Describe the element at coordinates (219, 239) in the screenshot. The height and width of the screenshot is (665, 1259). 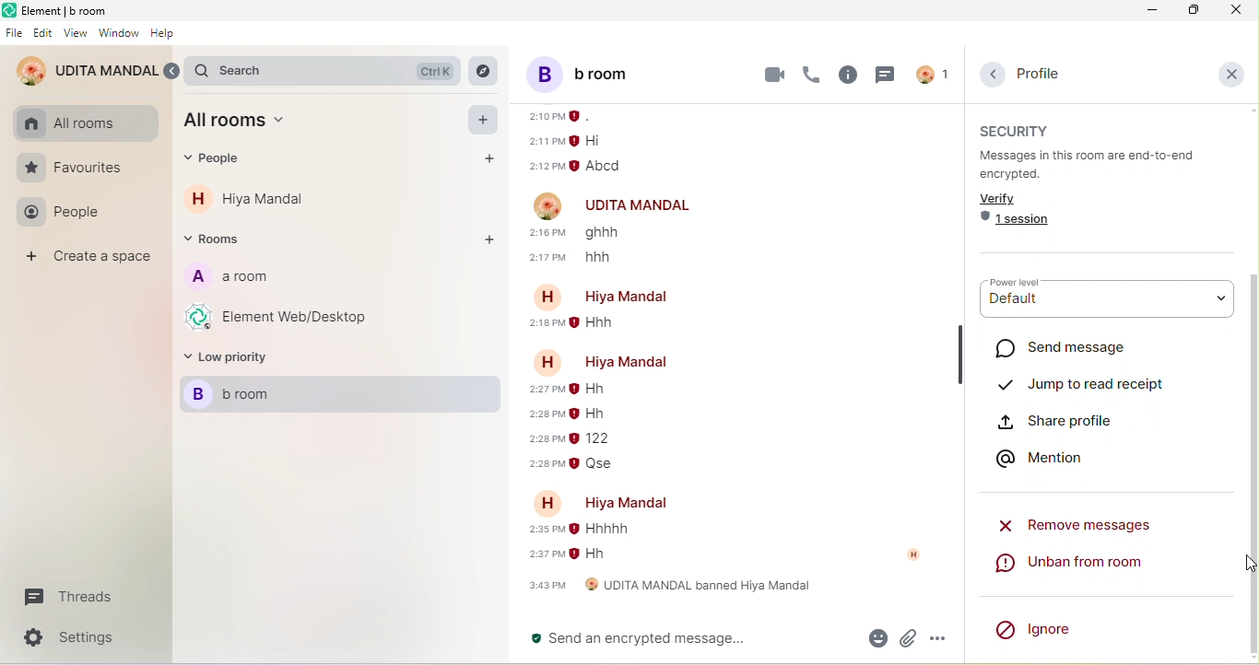
I see `rooms` at that location.